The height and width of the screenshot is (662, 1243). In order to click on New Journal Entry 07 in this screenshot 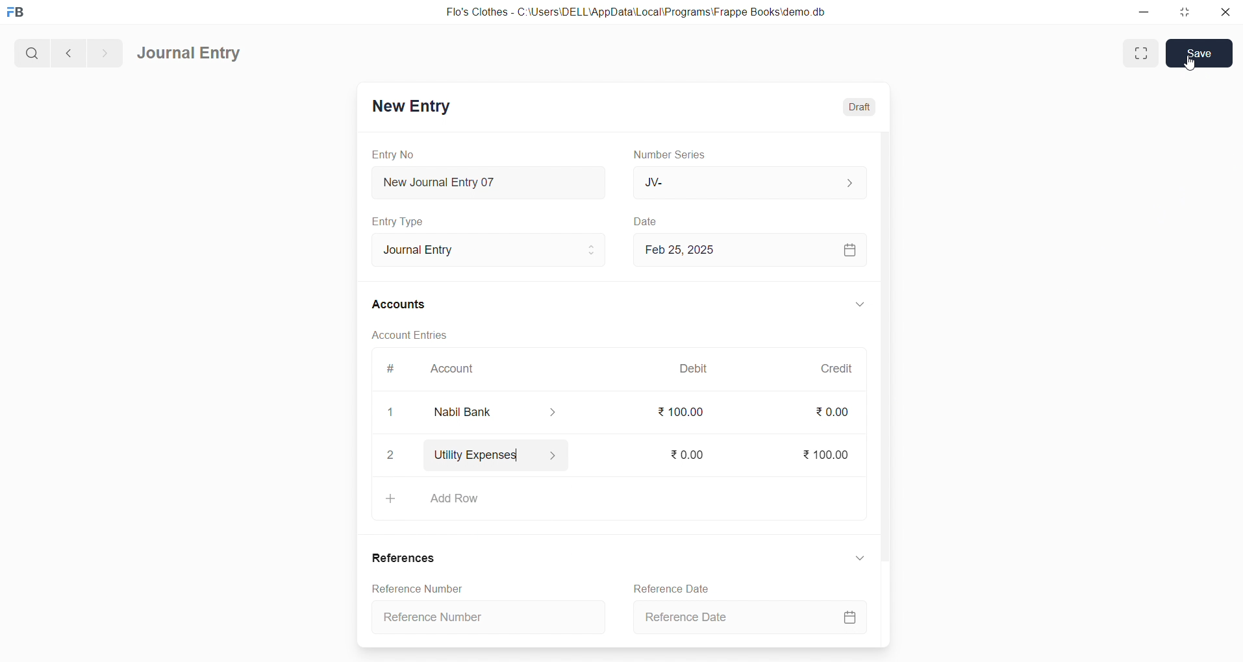, I will do `click(483, 179)`.